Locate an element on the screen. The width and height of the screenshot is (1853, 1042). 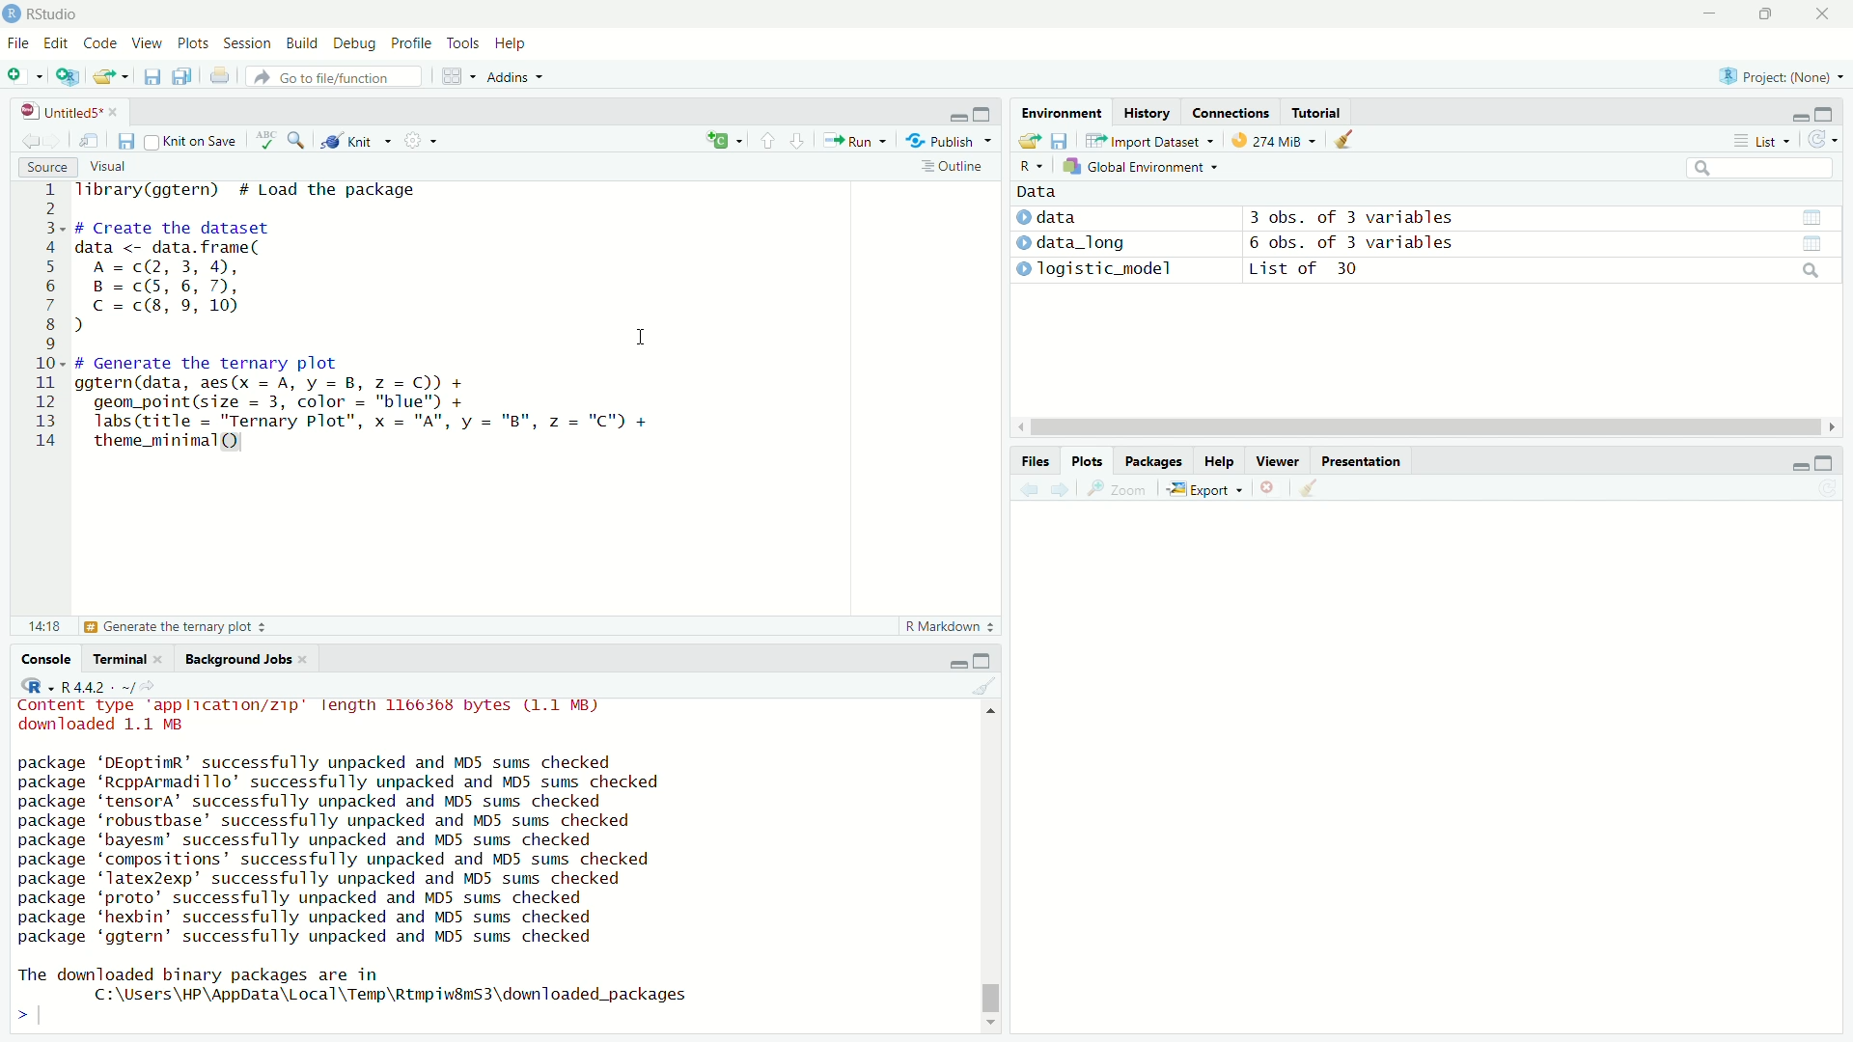
Help is located at coordinates (1215, 462).